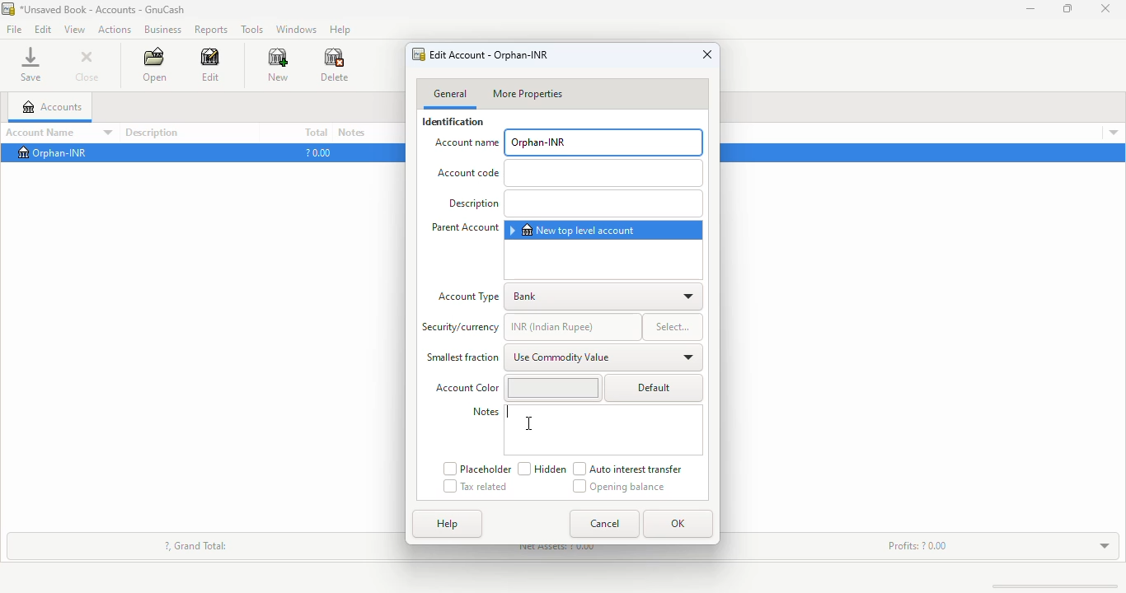  I want to click on parents account, so click(466, 227).